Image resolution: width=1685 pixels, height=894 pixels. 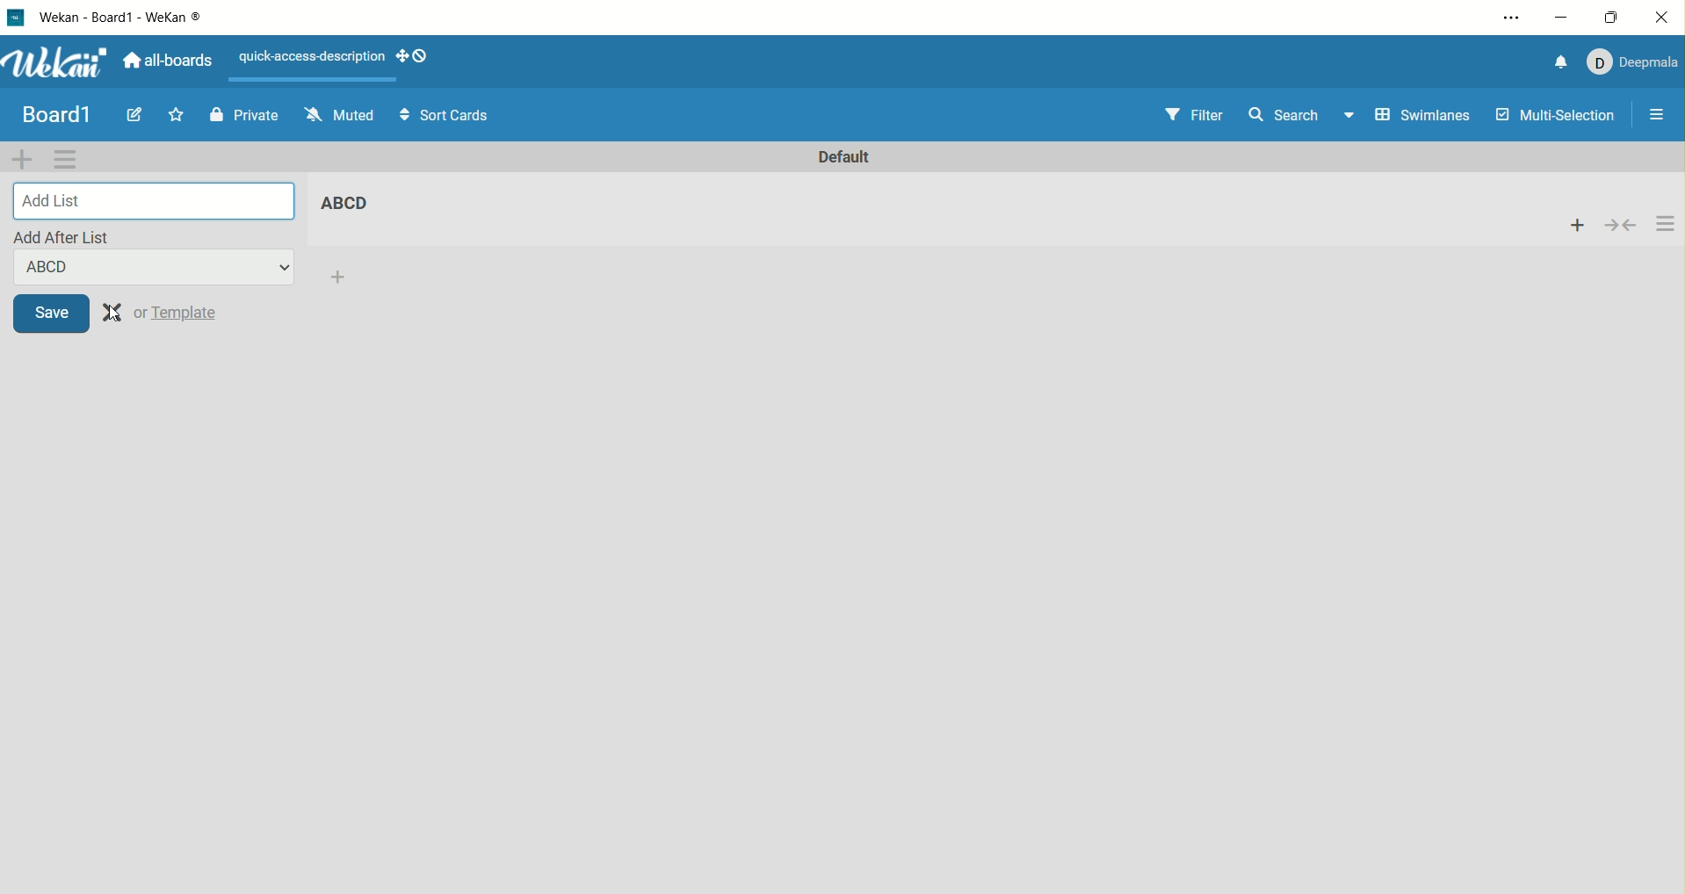 I want to click on add card, so click(x=1572, y=223).